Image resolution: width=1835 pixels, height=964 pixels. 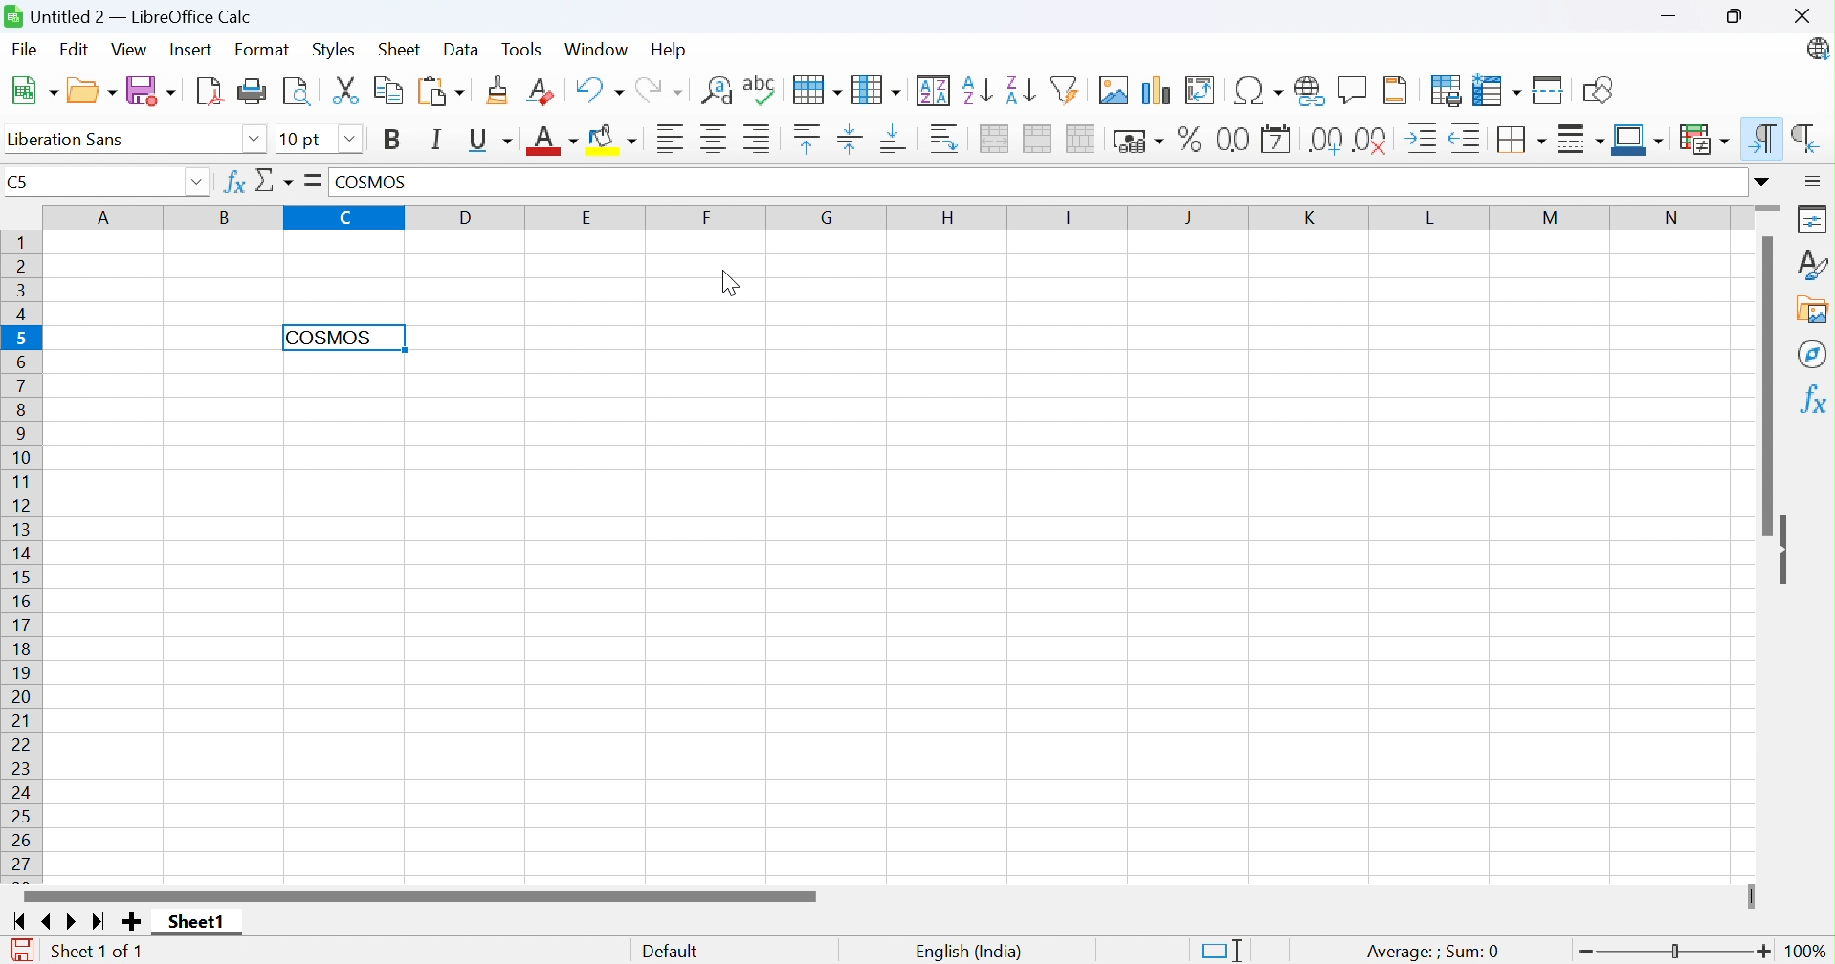 What do you see at coordinates (1807, 953) in the screenshot?
I see `100%` at bounding box center [1807, 953].